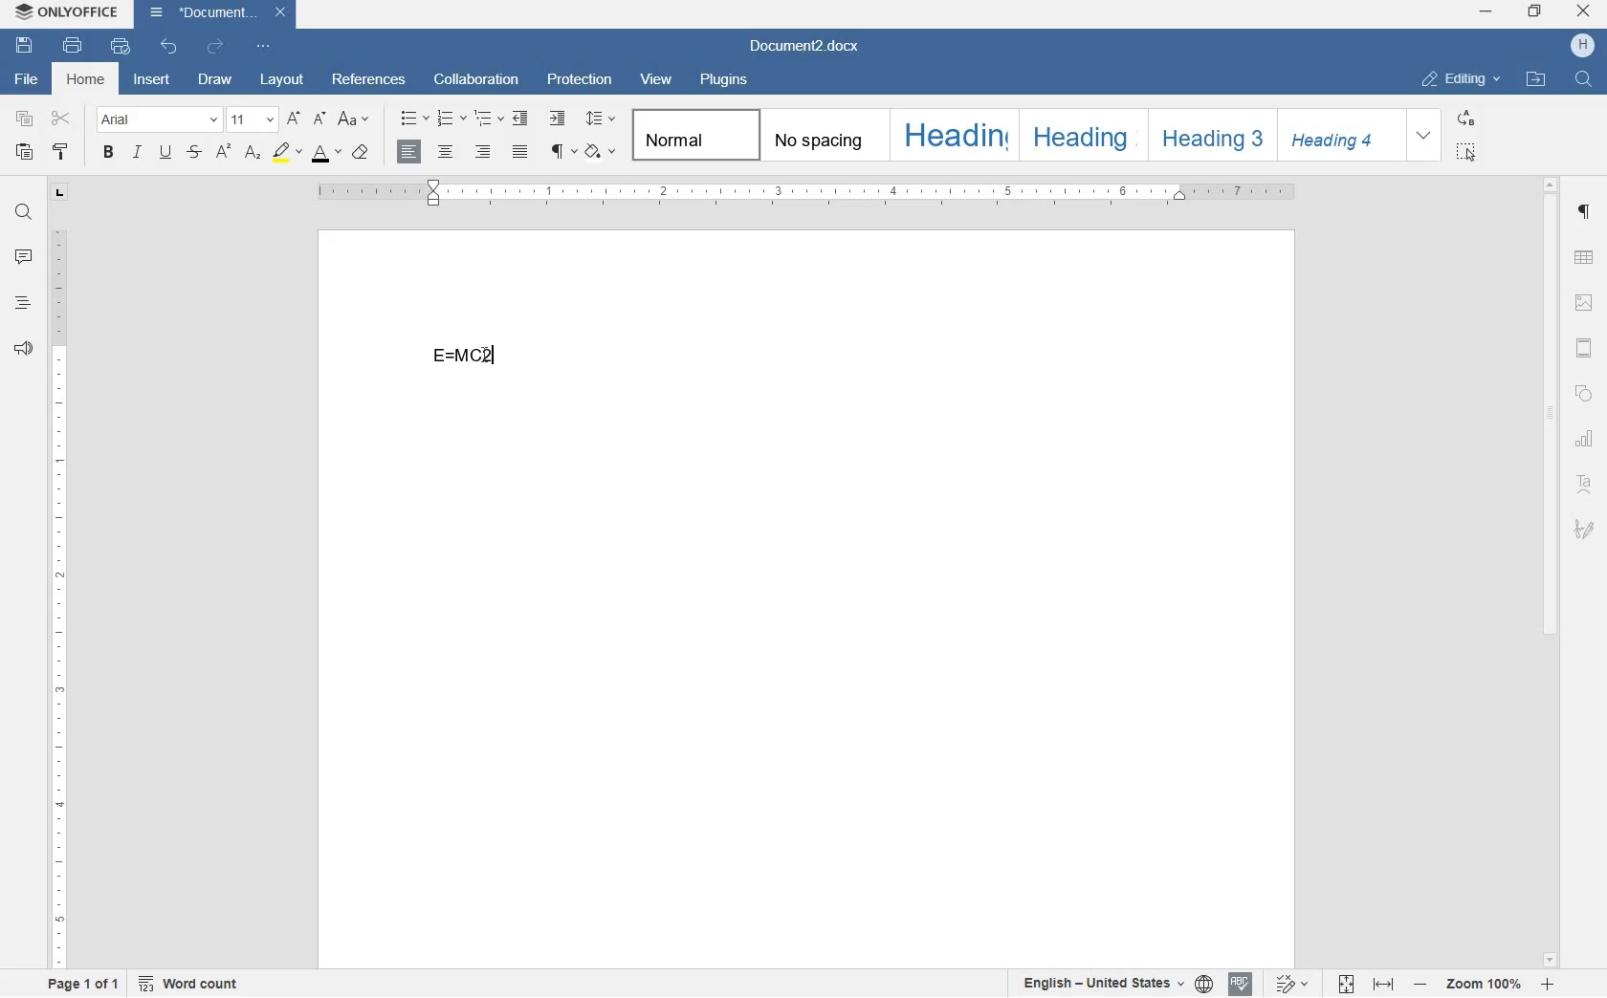 Image resolution: width=1607 pixels, height=998 pixels. What do you see at coordinates (120, 46) in the screenshot?
I see `quick print` at bounding box center [120, 46].